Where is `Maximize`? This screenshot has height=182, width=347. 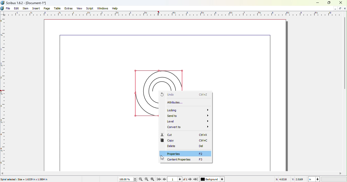
Maximize is located at coordinates (329, 3).